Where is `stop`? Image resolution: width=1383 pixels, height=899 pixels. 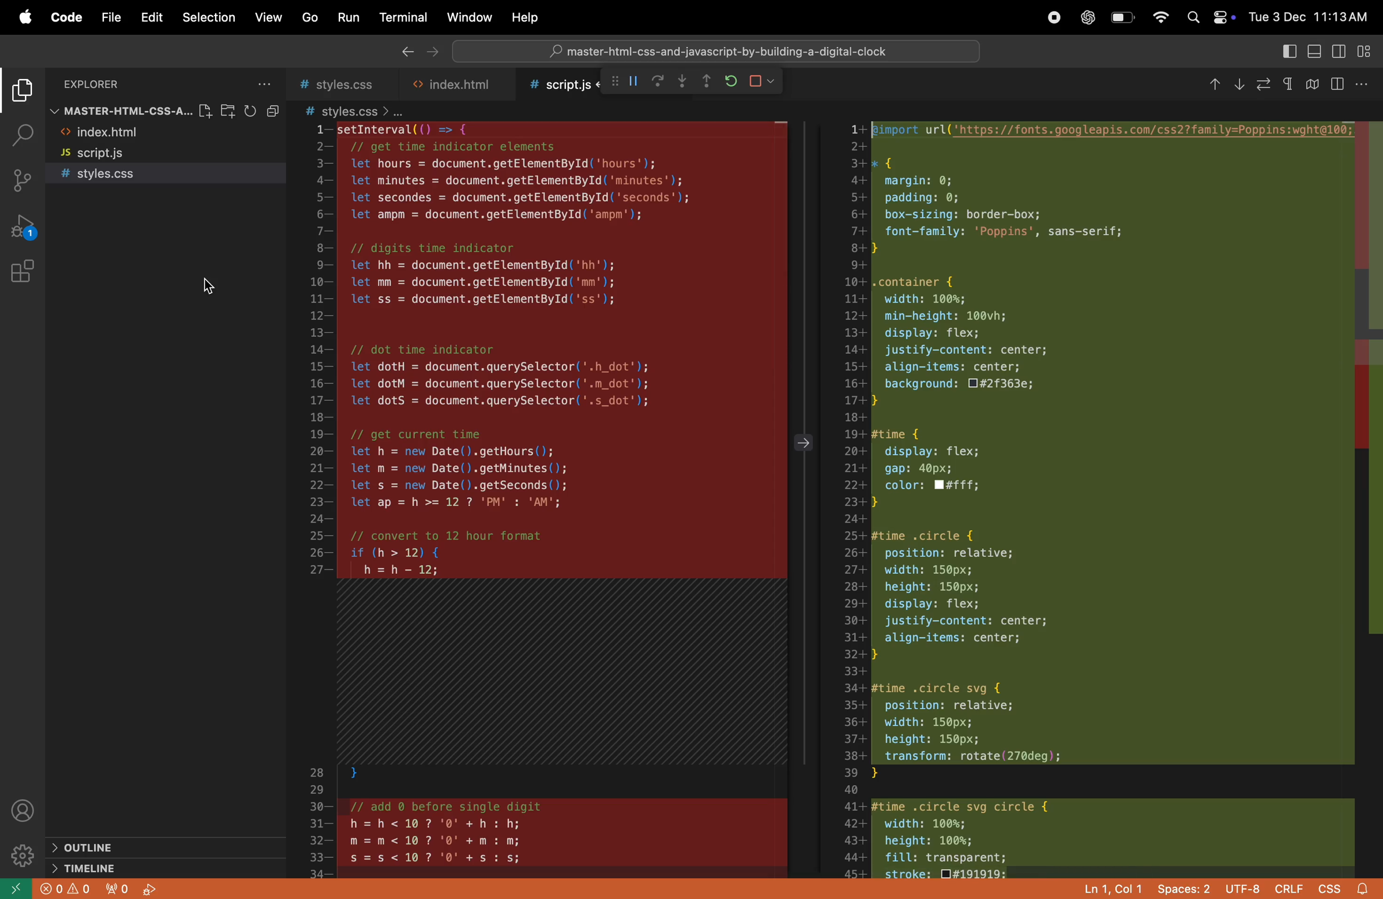 stop is located at coordinates (764, 81).